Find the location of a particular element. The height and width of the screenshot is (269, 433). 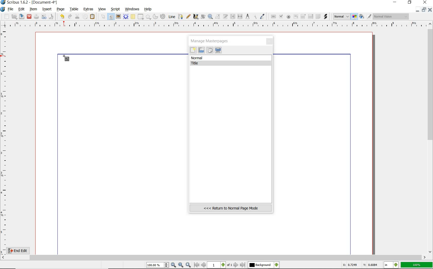

normal is located at coordinates (231, 58).